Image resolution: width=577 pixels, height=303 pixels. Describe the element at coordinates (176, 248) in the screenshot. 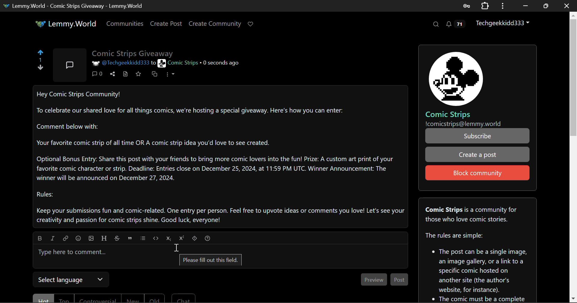

I see `Cursor AFTER_LAST_ACTION` at that location.